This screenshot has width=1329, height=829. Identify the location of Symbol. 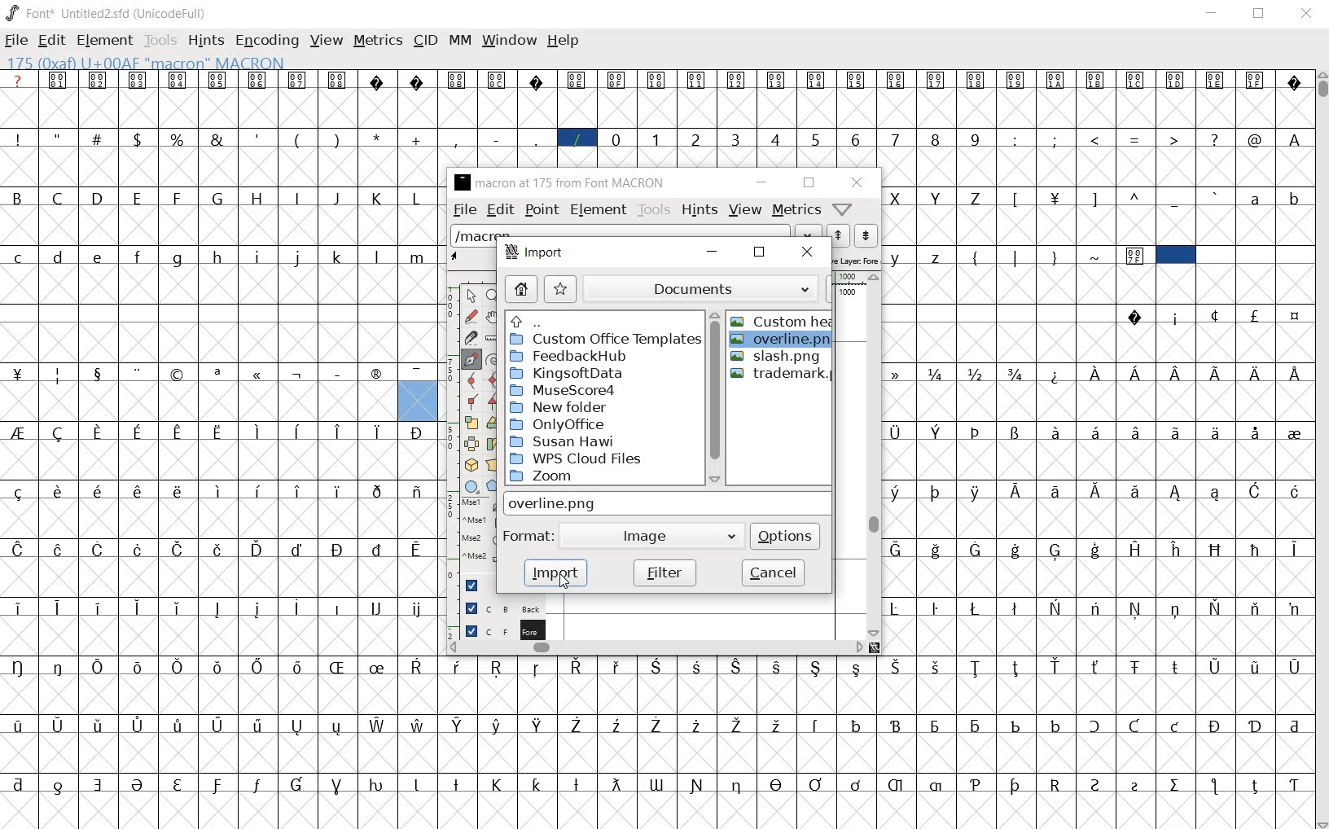
(698, 79).